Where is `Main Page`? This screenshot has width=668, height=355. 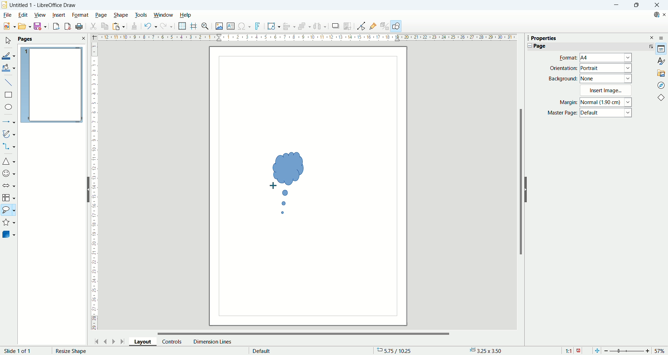
Main Page is located at coordinates (308, 277).